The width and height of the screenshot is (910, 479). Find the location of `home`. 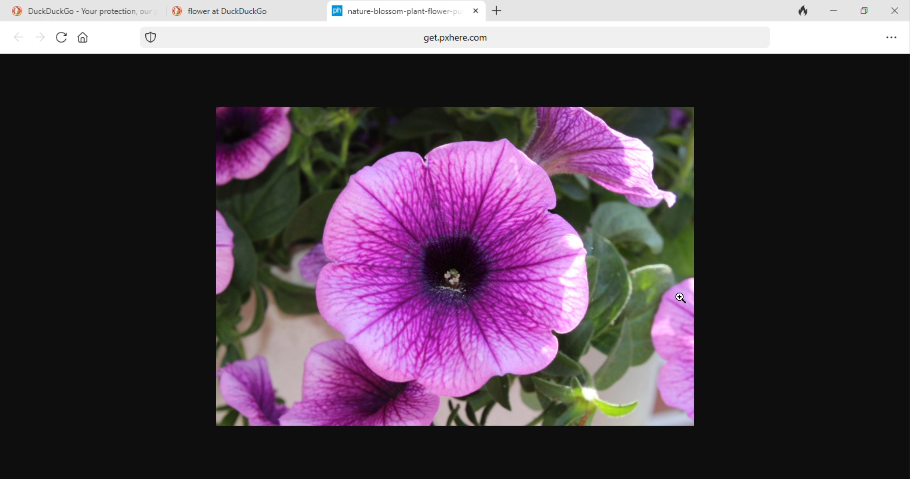

home is located at coordinates (83, 38).